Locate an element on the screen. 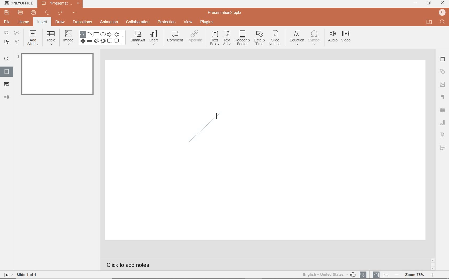  COPY is located at coordinates (5, 33).